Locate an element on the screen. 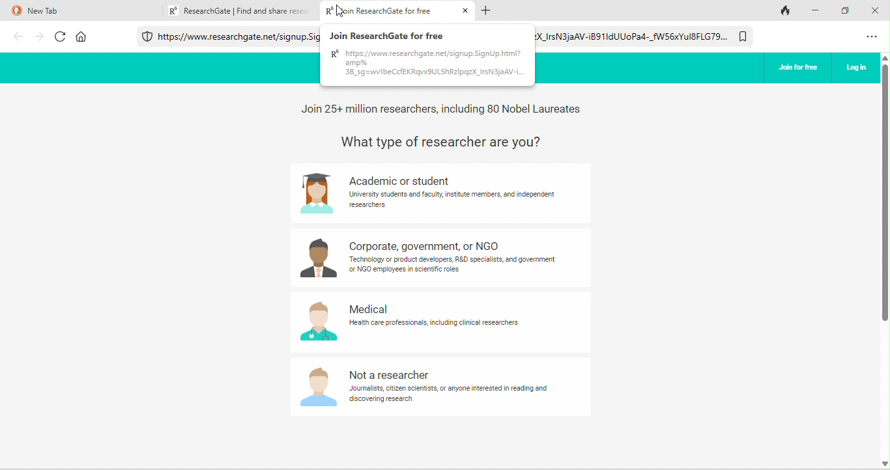  Medical
Health care professionals, including clinical researchers is located at coordinates (434, 315).